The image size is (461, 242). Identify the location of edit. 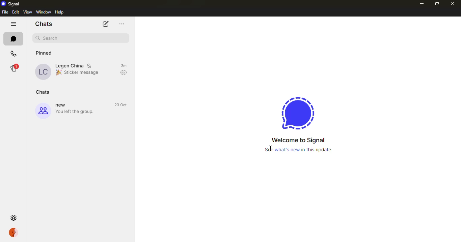
(16, 12).